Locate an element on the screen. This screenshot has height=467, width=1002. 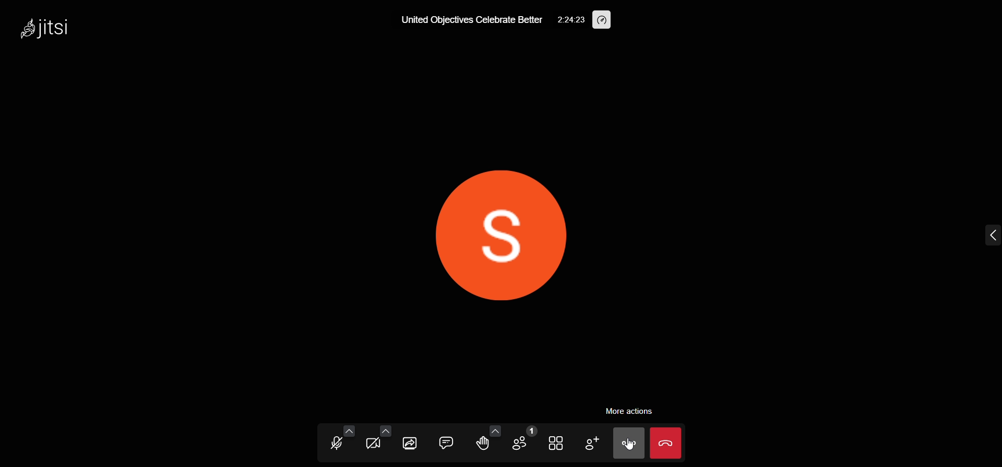
display picture is located at coordinates (495, 230).